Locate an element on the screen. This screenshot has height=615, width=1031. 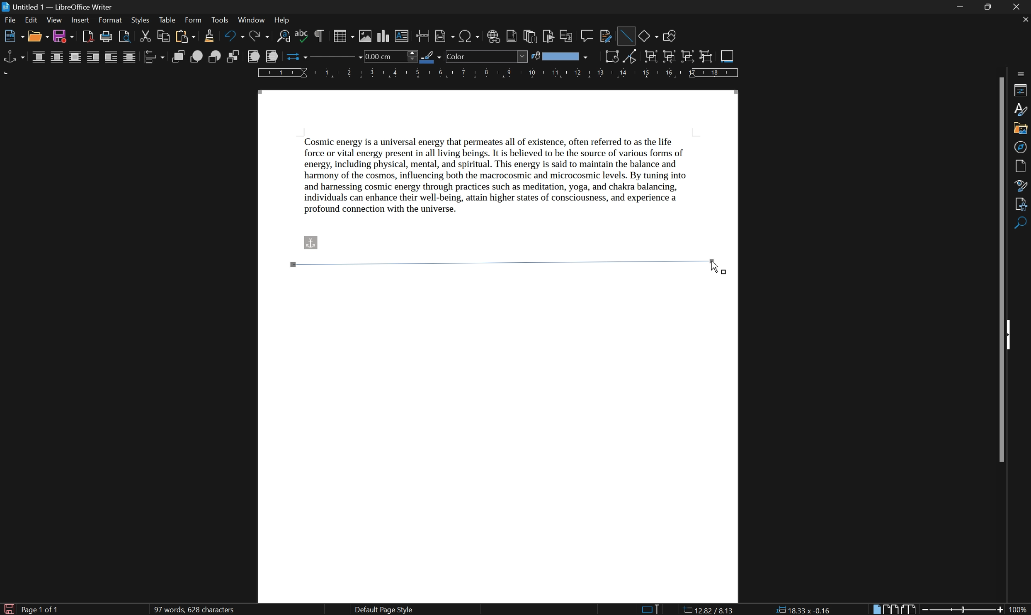
view is located at coordinates (54, 20).